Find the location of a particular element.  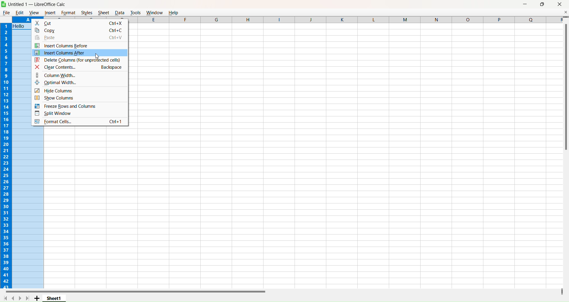

Maximize is located at coordinates (543, 4).